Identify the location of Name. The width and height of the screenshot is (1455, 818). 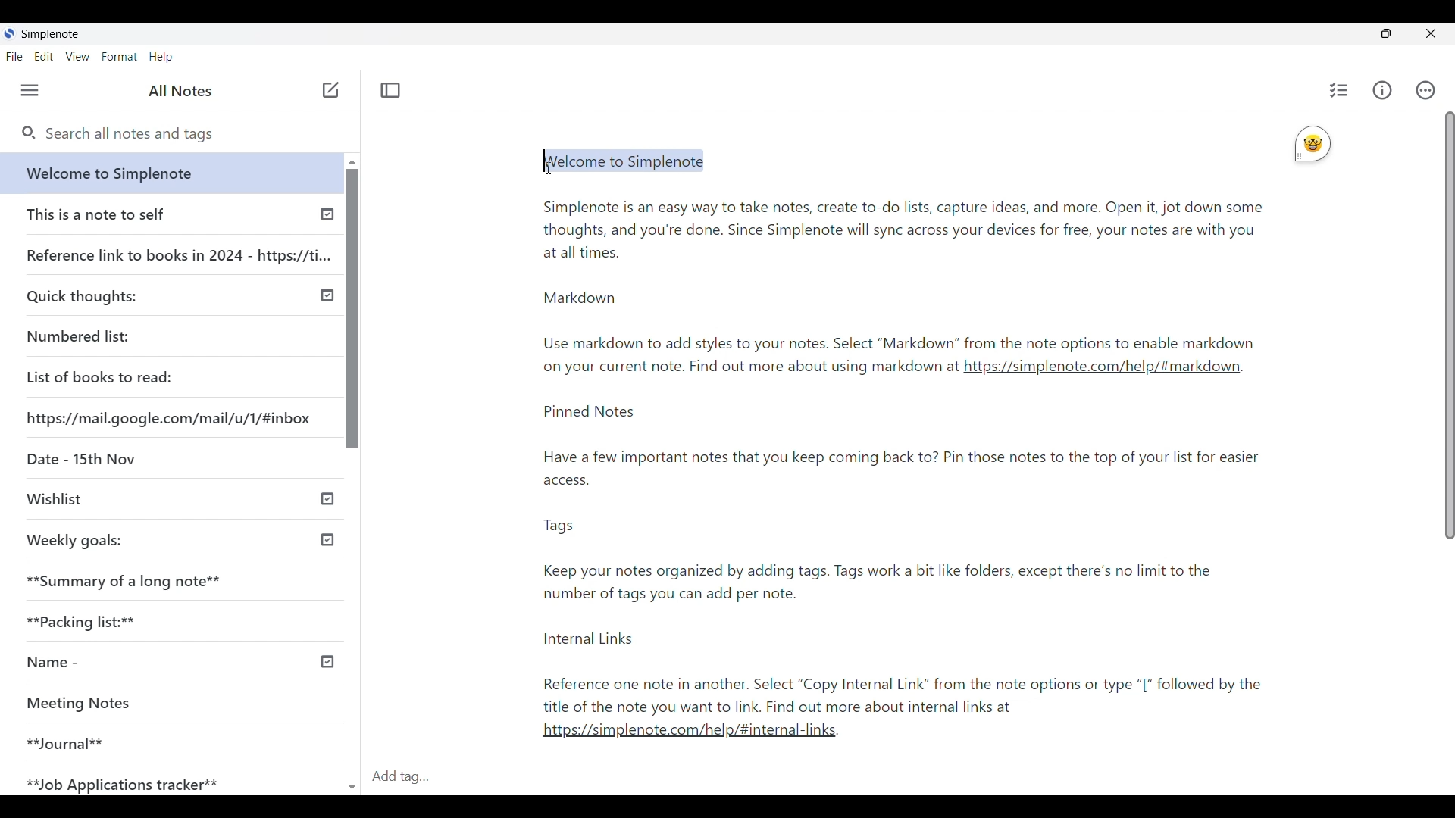
(47, 663).